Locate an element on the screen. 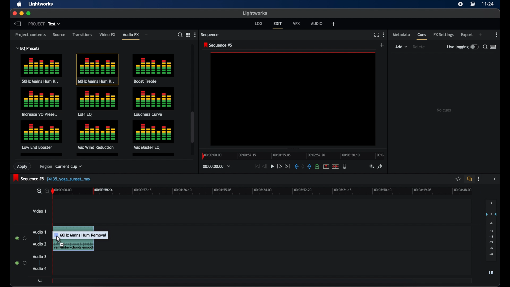 This screenshot has width=510, height=287. region is located at coordinates (44, 167).